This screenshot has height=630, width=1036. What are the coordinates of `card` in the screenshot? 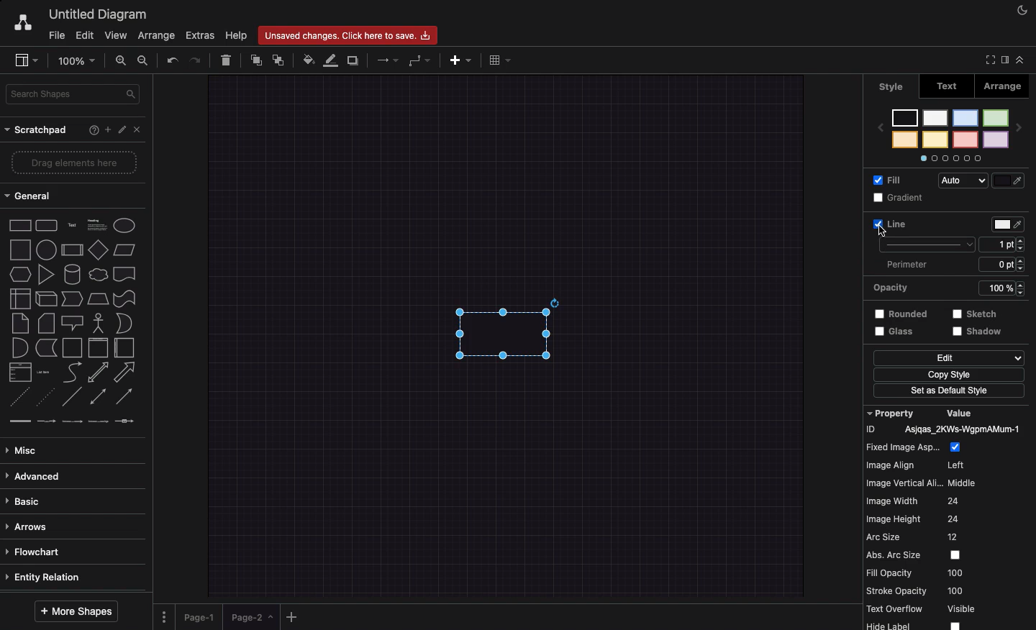 It's located at (45, 322).